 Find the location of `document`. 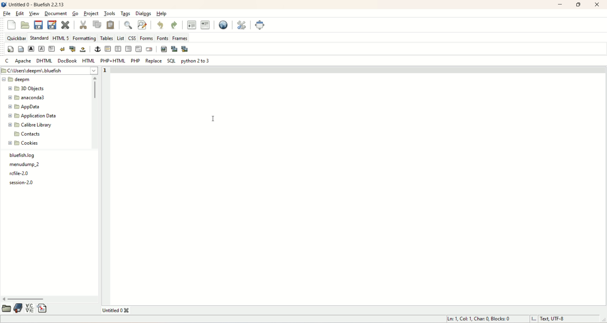

document is located at coordinates (56, 14).